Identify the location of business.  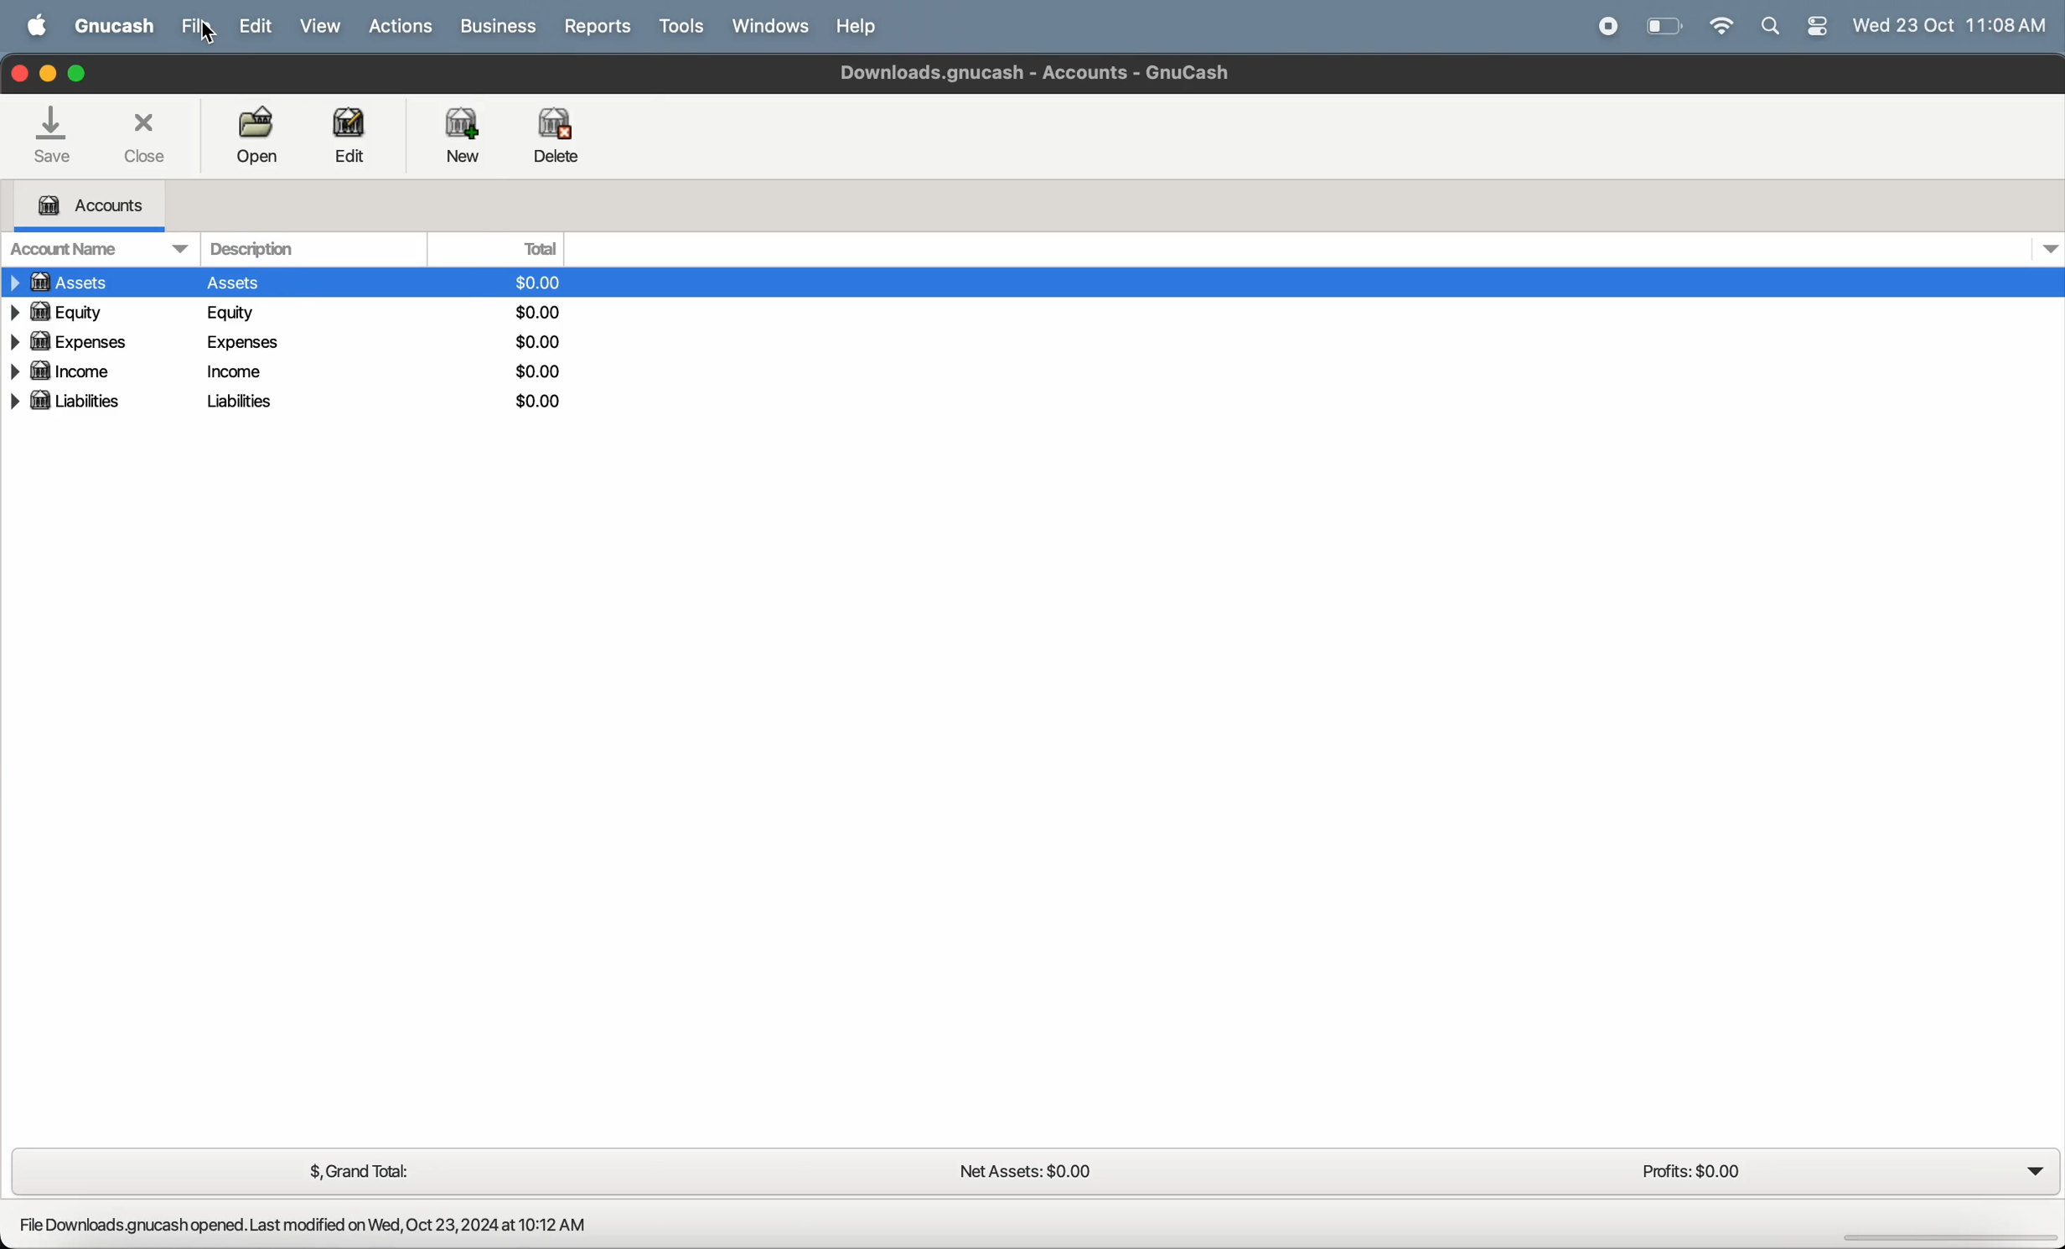
(494, 27).